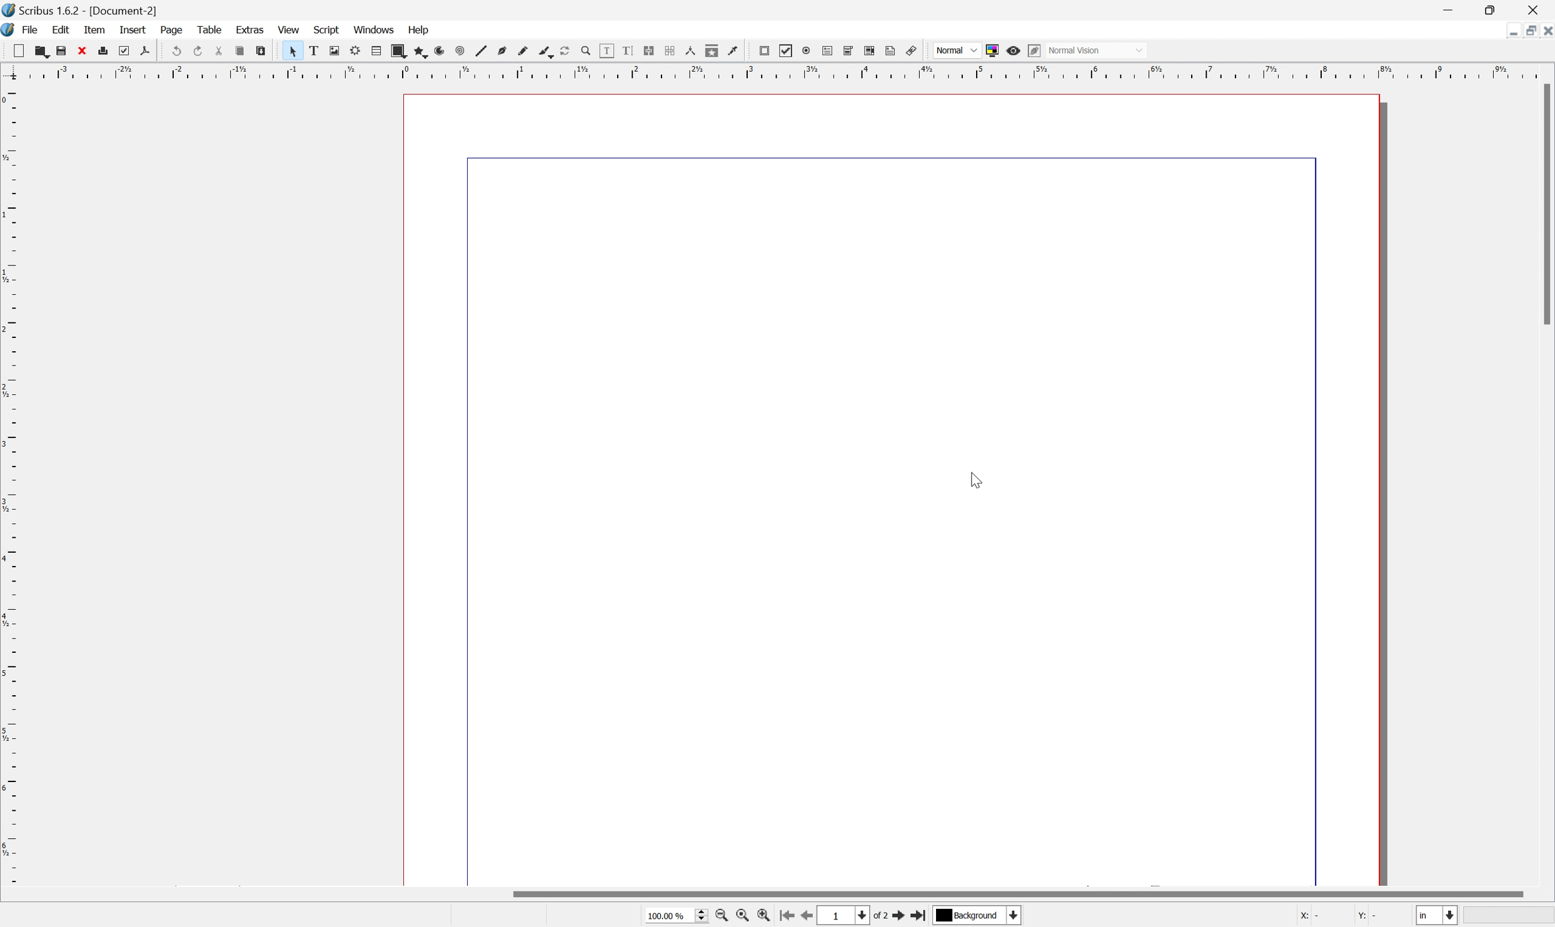 The height and width of the screenshot is (927, 1555). What do you see at coordinates (767, 916) in the screenshot?
I see `zoom in` at bounding box center [767, 916].